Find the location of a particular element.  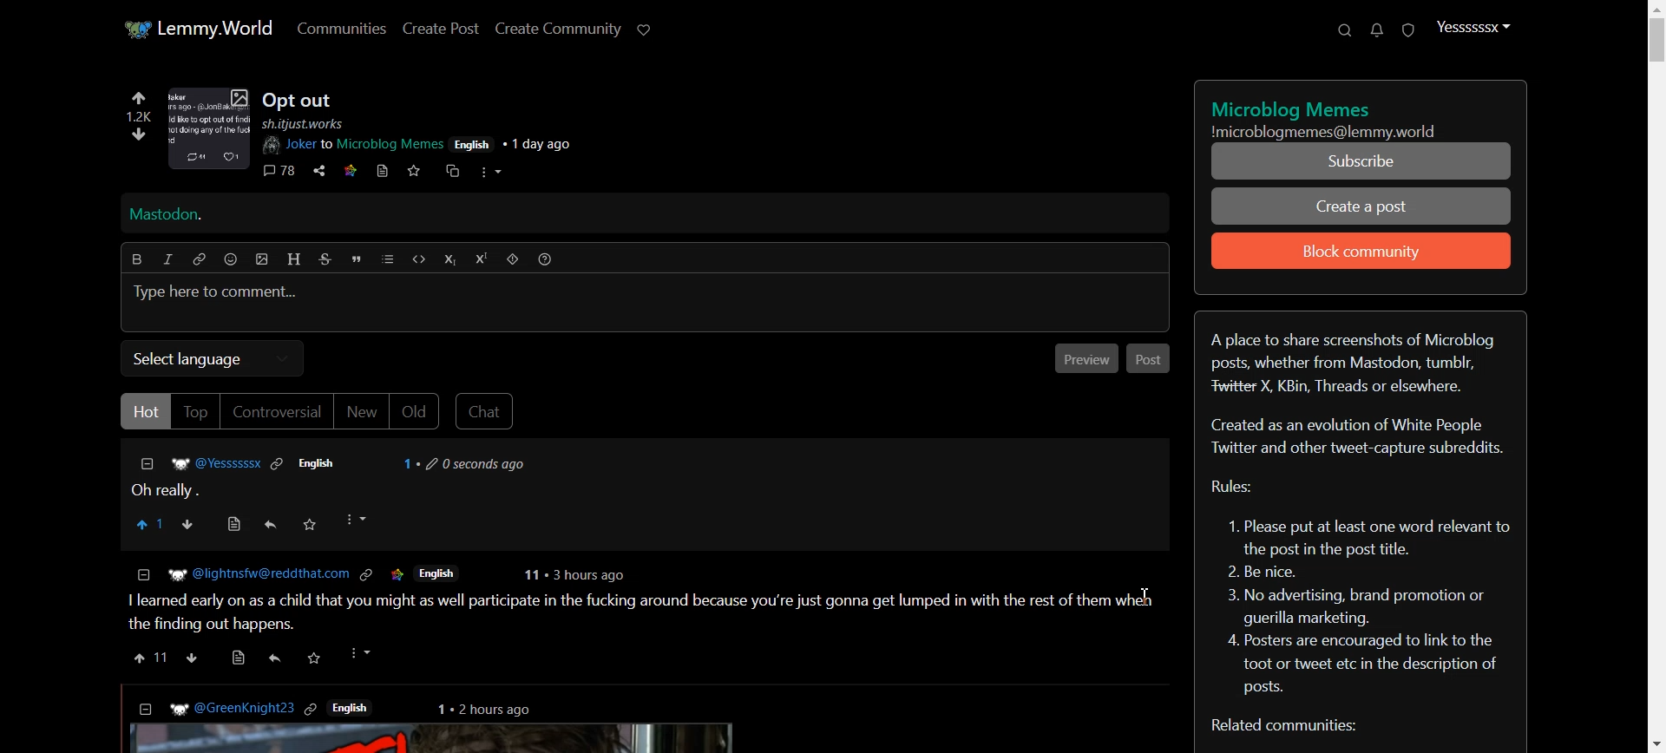

Controversial  is located at coordinates (277, 412).